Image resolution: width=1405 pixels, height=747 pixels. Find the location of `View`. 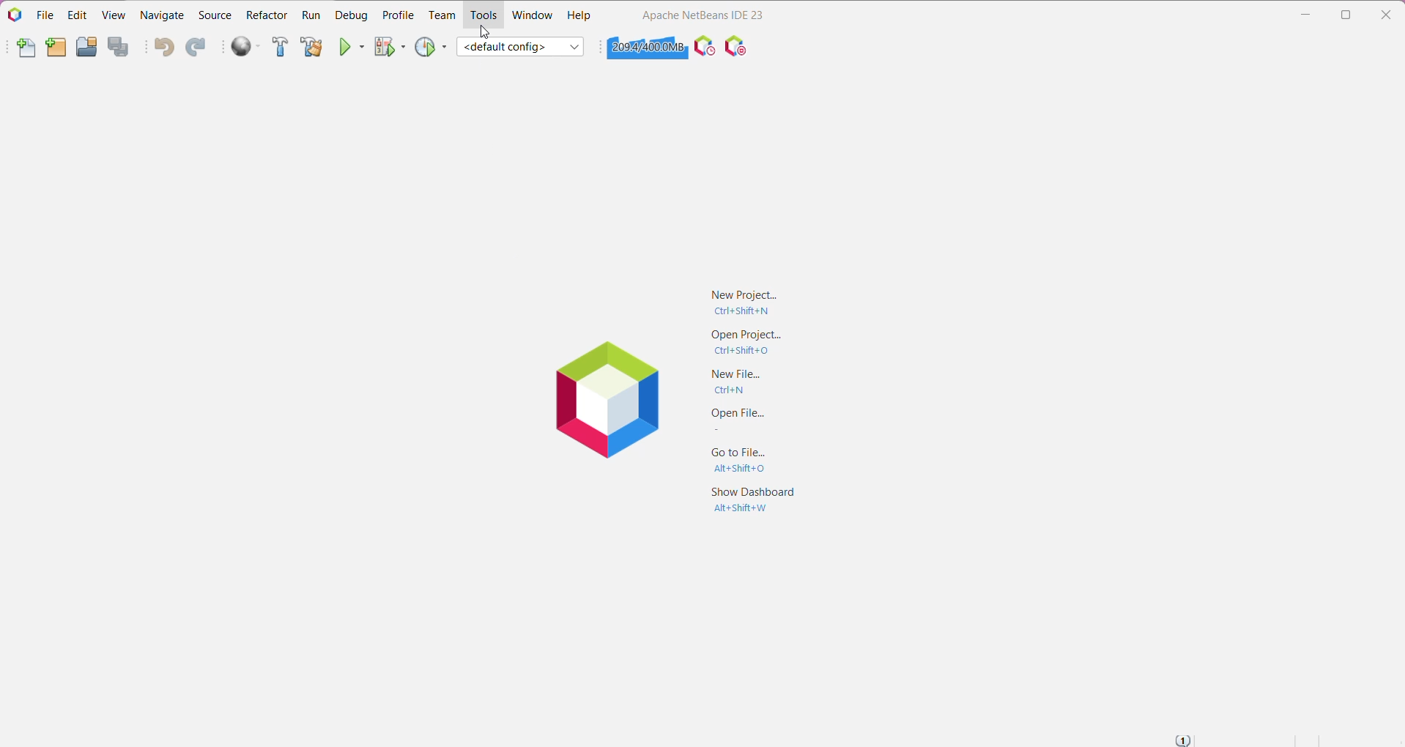

View is located at coordinates (115, 14).